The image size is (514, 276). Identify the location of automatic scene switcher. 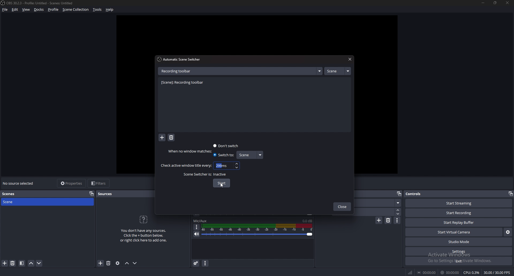
(180, 59).